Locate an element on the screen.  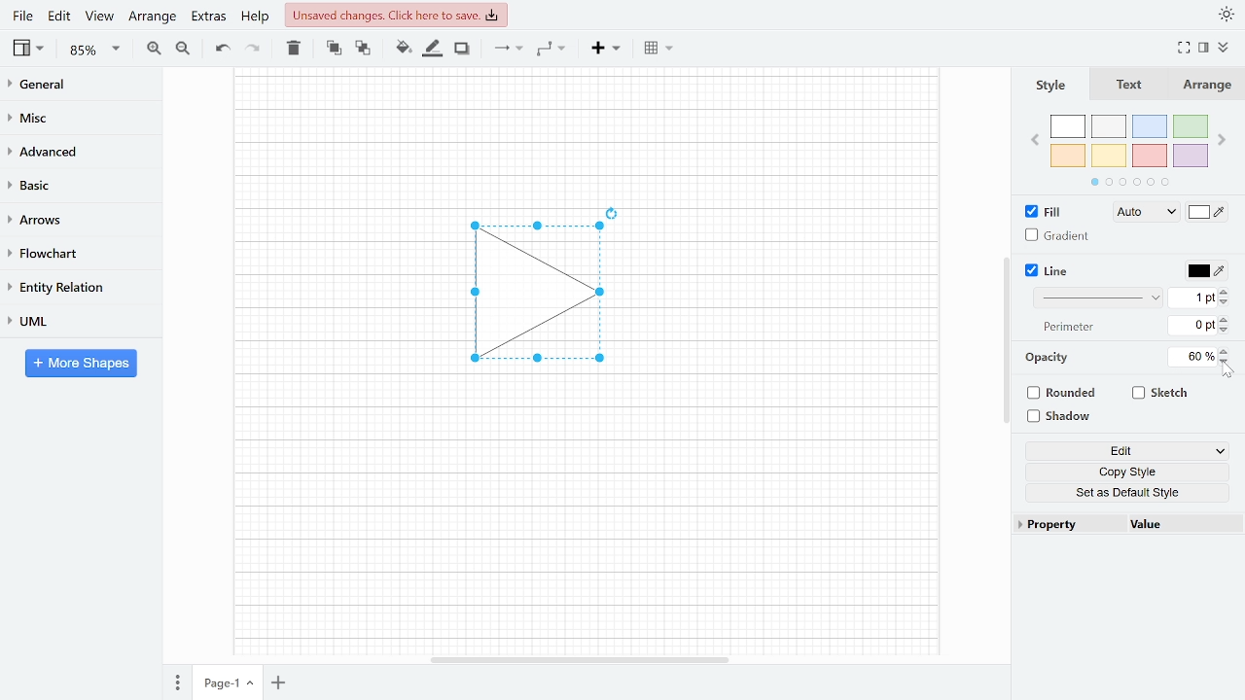
Fill color is located at coordinates (1208, 214).